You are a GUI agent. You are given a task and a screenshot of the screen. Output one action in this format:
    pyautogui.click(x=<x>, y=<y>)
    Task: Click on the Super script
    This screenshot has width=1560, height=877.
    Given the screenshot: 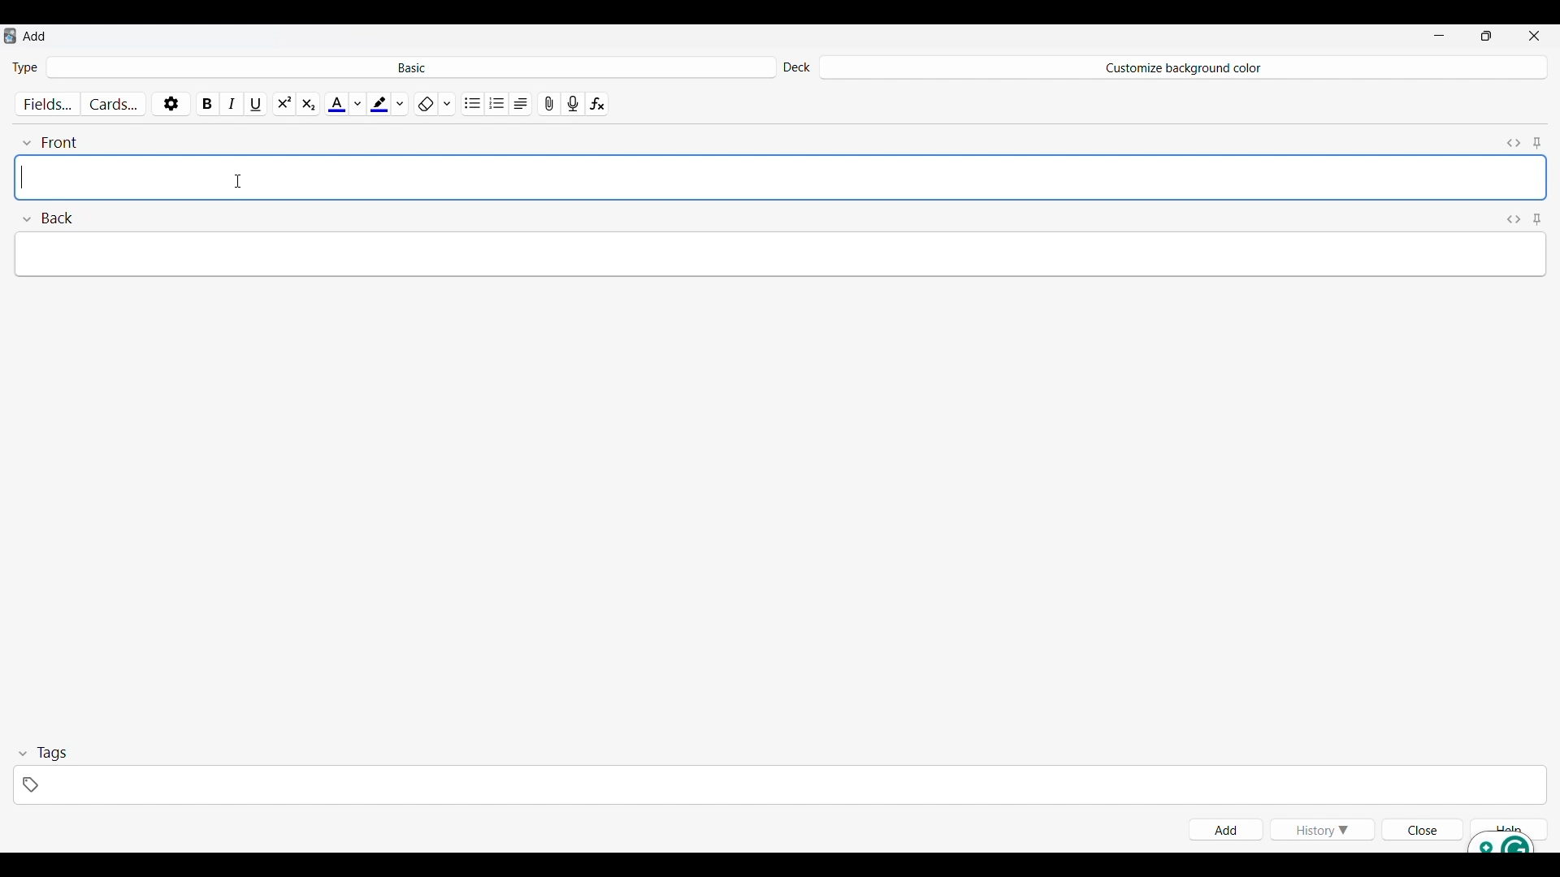 What is the action you would take?
    pyautogui.click(x=284, y=102)
    